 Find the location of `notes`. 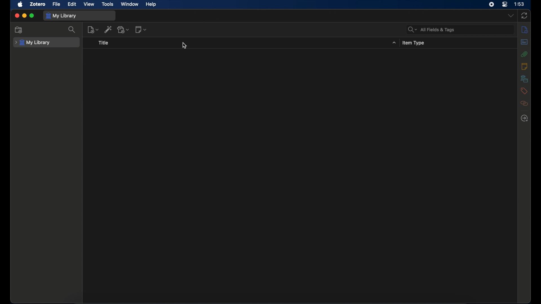

notes is located at coordinates (524, 66).